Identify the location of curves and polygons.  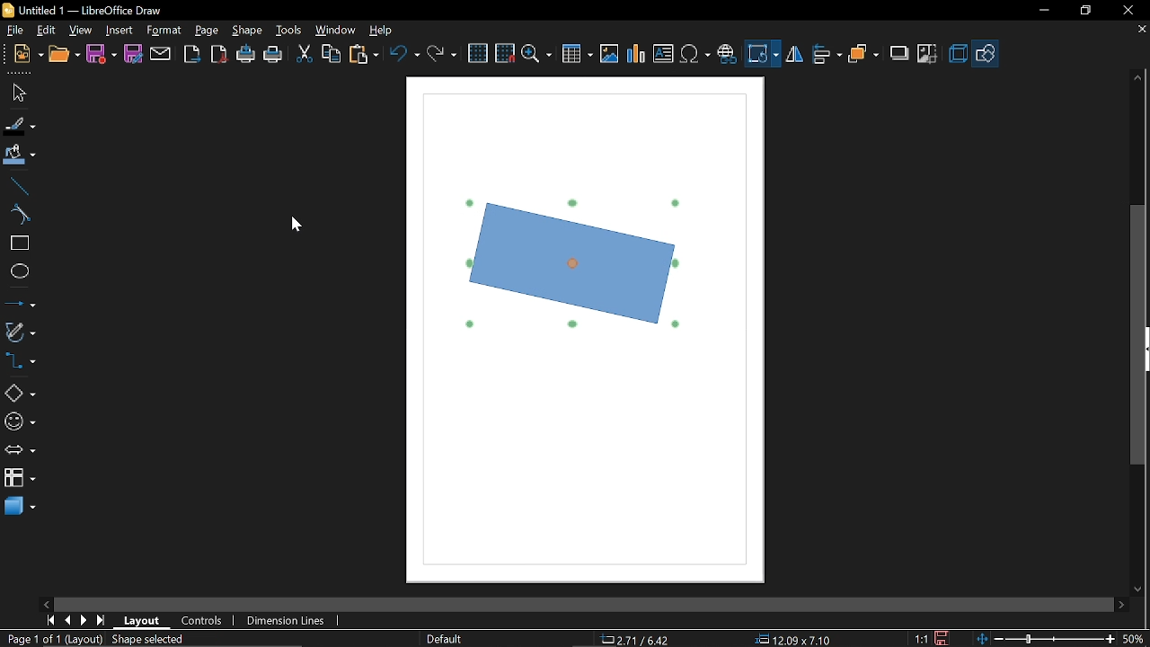
(20, 332).